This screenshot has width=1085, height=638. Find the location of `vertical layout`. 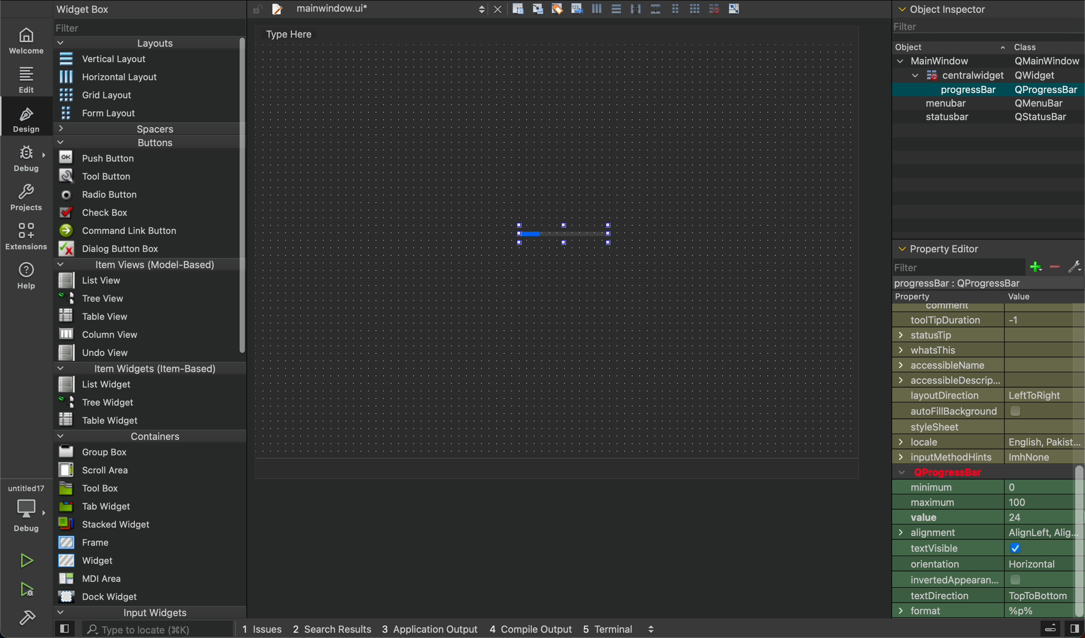

vertical layout is located at coordinates (143, 60).